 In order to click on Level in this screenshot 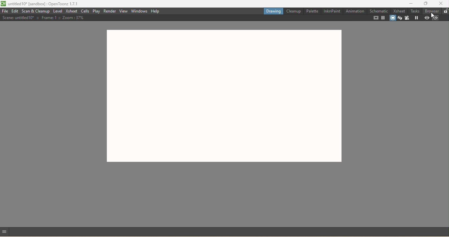, I will do `click(58, 11)`.